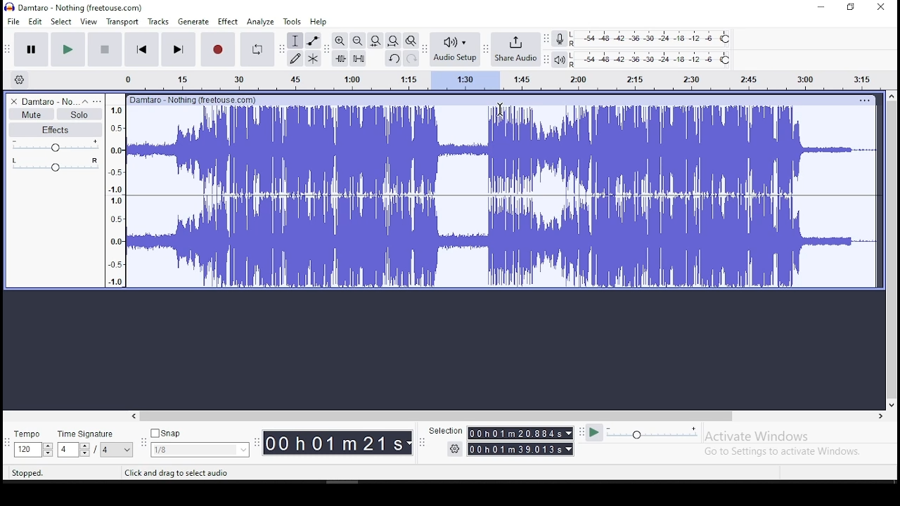  What do you see at coordinates (515, 449) in the screenshot?
I see `00h01m39013s` at bounding box center [515, 449].